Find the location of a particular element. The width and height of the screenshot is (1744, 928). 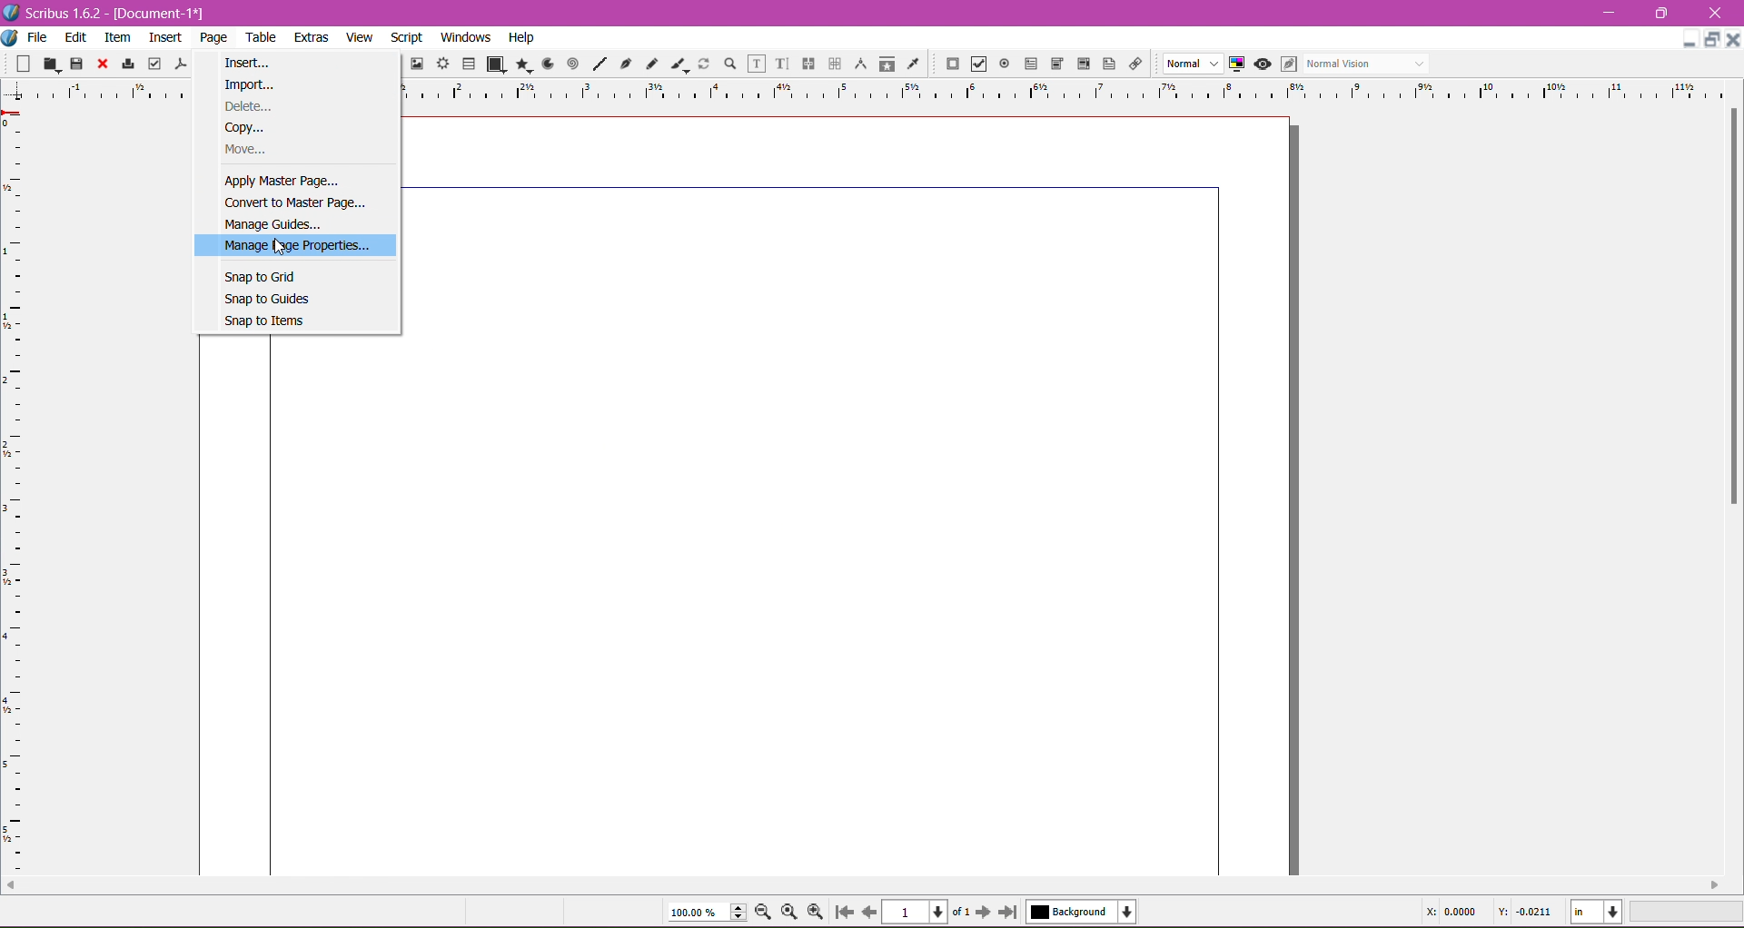

Close is located at coordinates (101, 64).